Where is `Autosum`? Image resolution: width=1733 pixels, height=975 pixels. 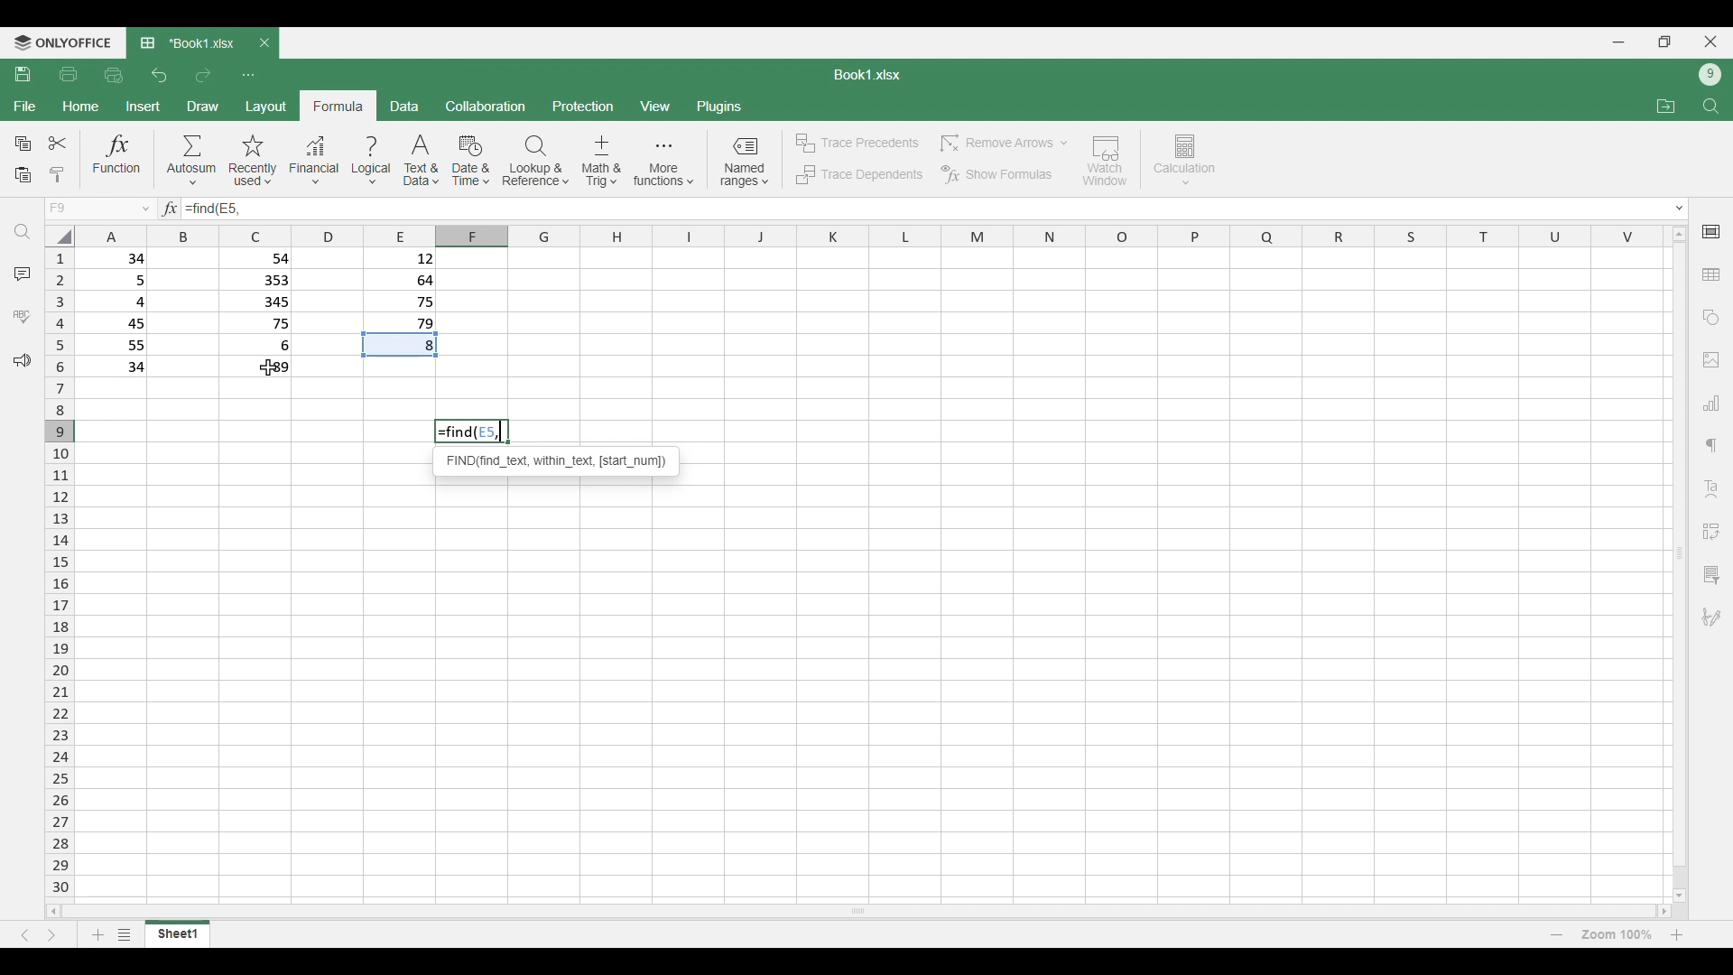
Autosum is located at coordinates (192, 159).